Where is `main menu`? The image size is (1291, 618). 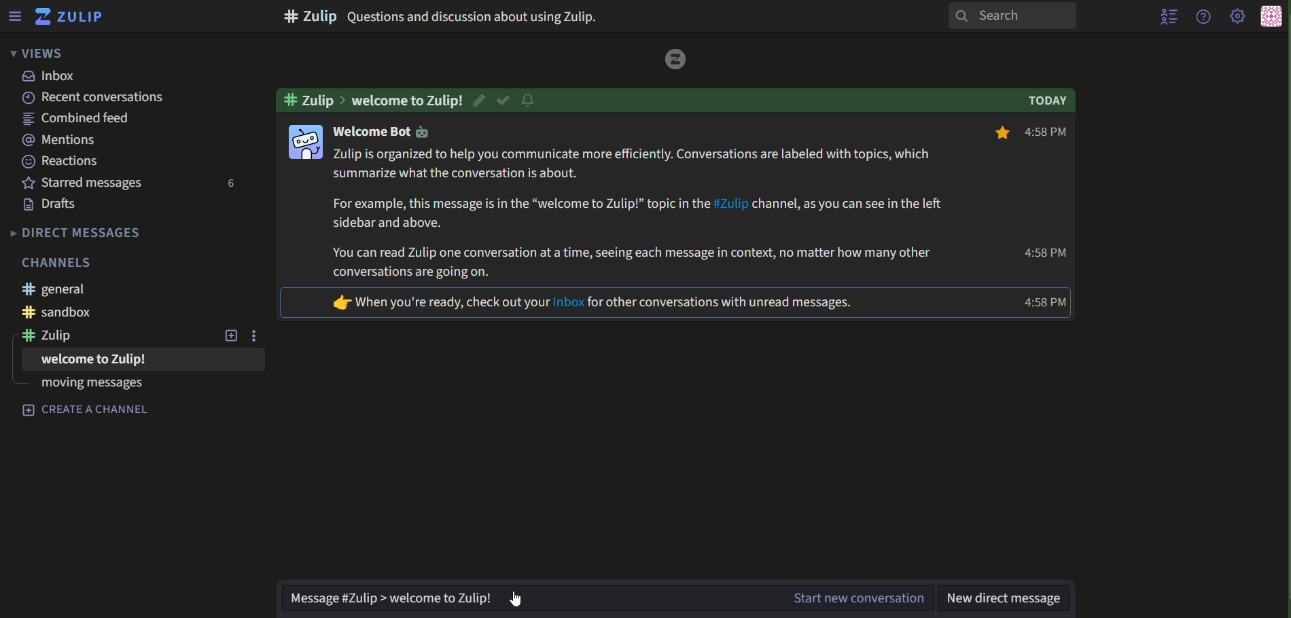
main menu is located at coordinates (1239, 17).